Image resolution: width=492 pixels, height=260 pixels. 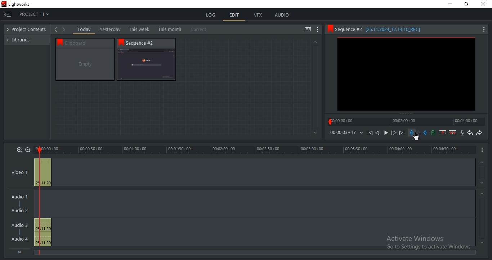 I want to click on timeline, so click(x=406, y=121).